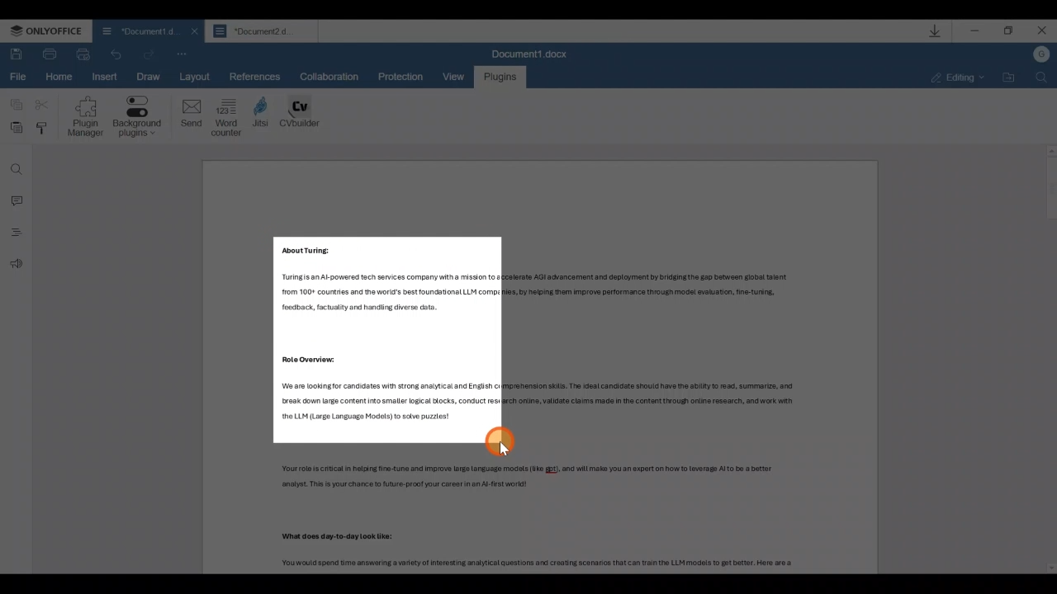  I want to click on Scroll bar, so click(1044, 362).